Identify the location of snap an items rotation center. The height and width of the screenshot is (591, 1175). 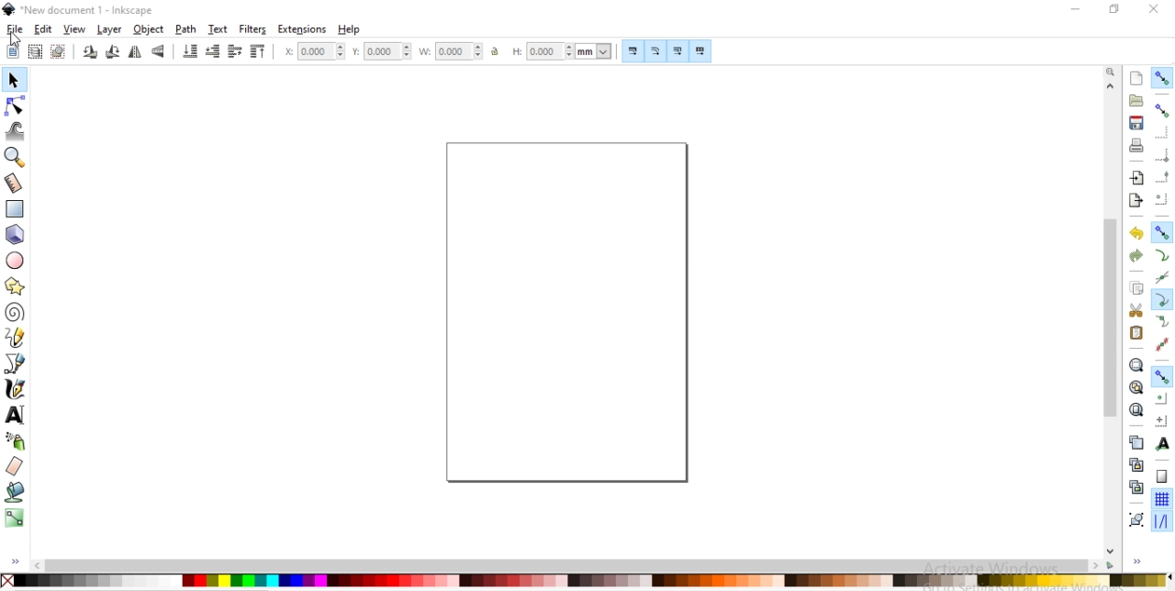
(1162, 420).